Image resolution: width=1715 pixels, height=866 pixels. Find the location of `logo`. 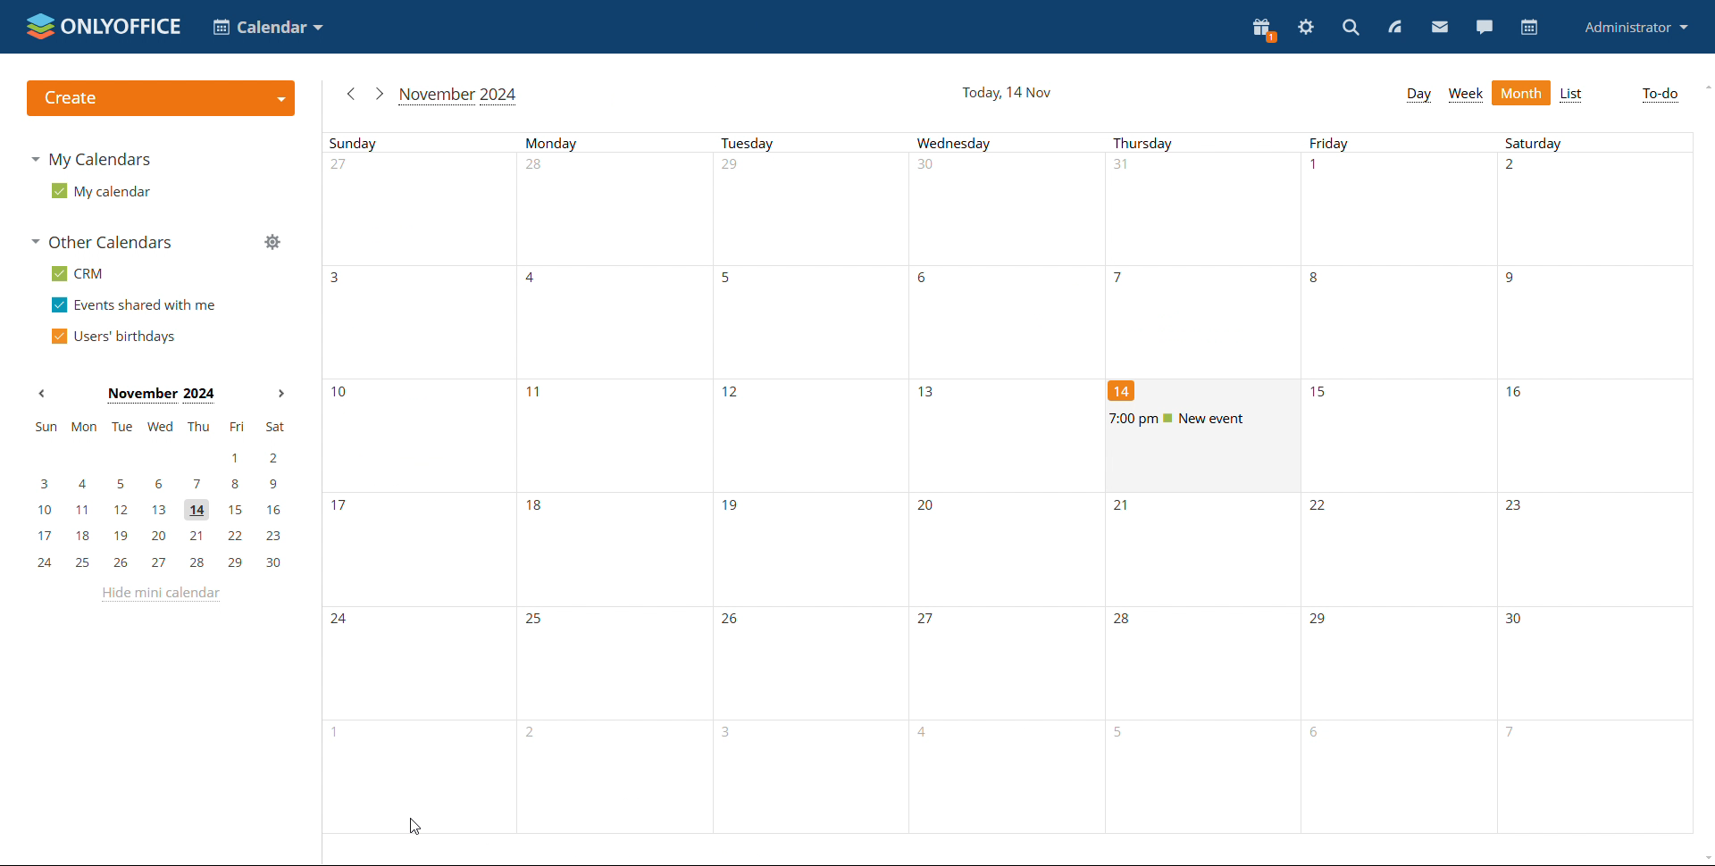

logo is located at coordinates (163, 98).